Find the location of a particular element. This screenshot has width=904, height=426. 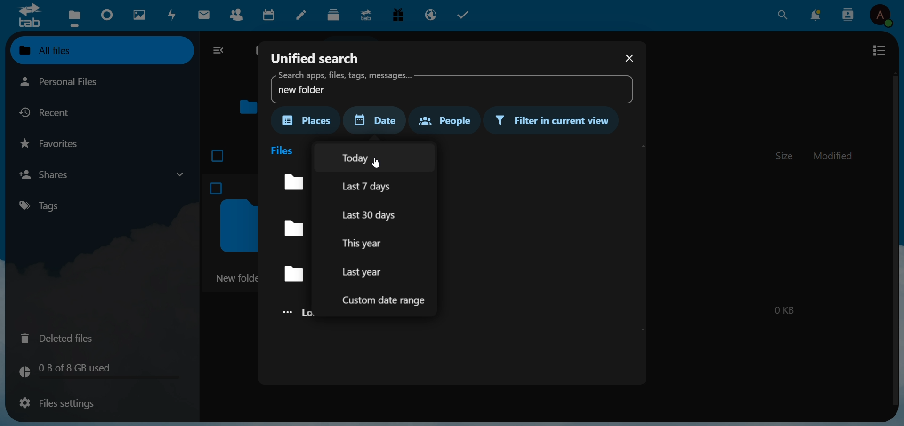

email hosting is located at coordinates (432, 14).